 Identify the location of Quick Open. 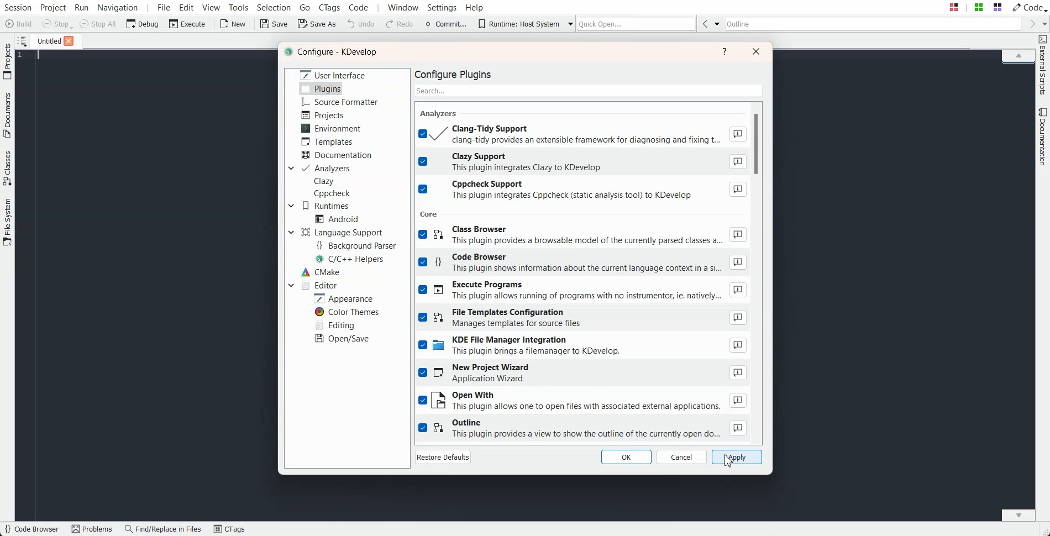
(975, 7).